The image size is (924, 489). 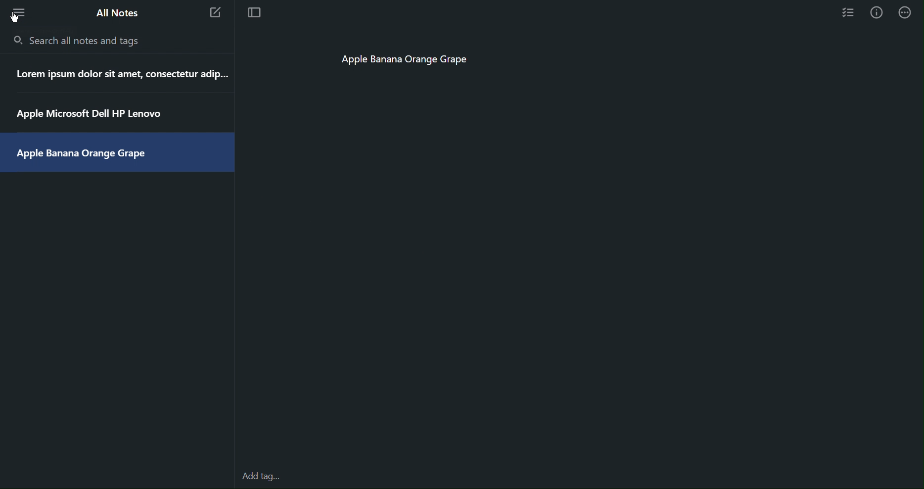 What do you see at coordinates (20, 17) in the screenshot?
I see `cursor` at bounding box center [20, 17].